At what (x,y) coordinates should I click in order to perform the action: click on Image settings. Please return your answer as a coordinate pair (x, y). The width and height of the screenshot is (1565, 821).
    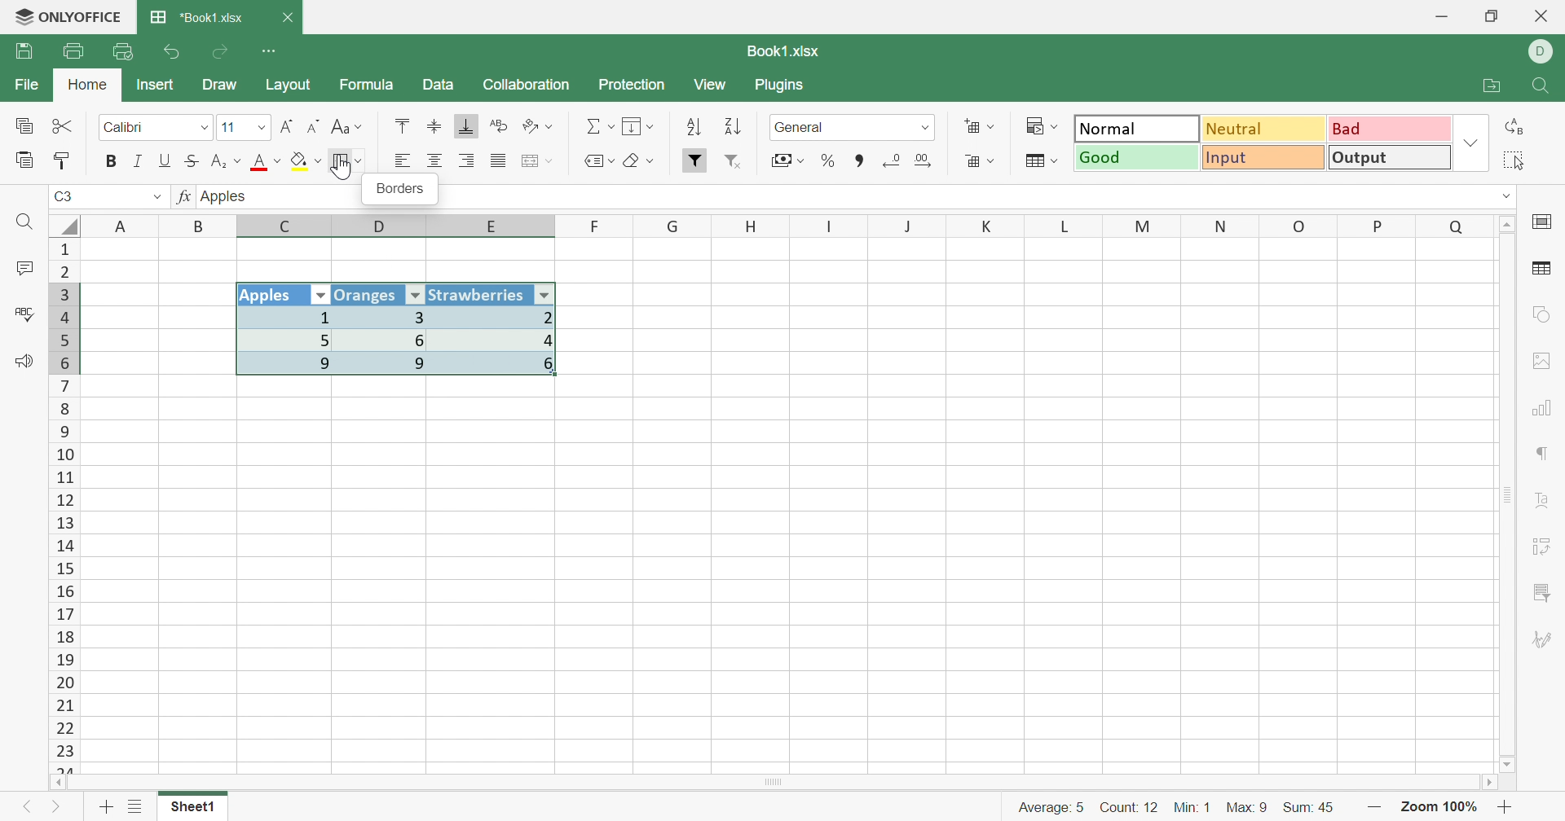
    Looking at the image, I should click on (1547, 361).